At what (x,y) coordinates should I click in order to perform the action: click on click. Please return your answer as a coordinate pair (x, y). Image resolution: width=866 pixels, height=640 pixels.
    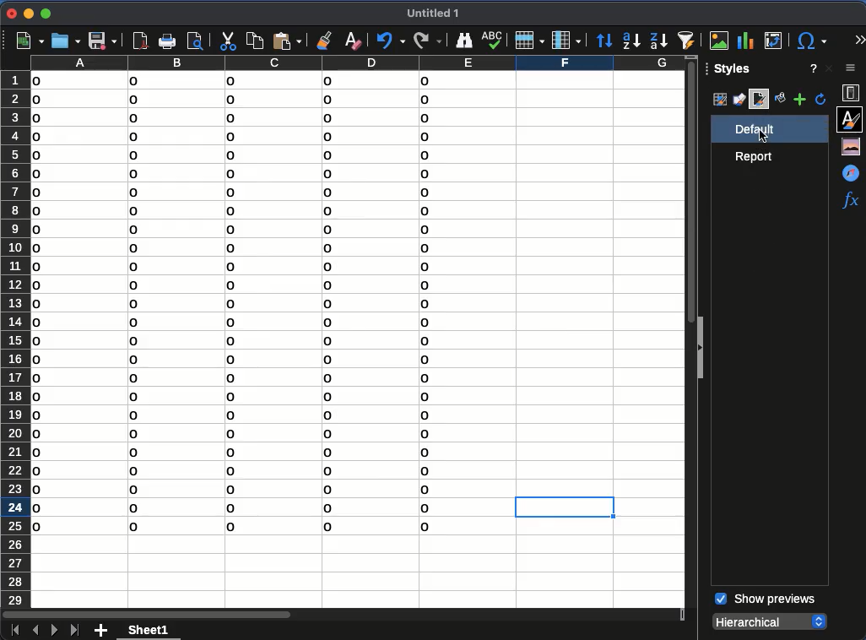
    Looking at the image, I should click on (765, 138).